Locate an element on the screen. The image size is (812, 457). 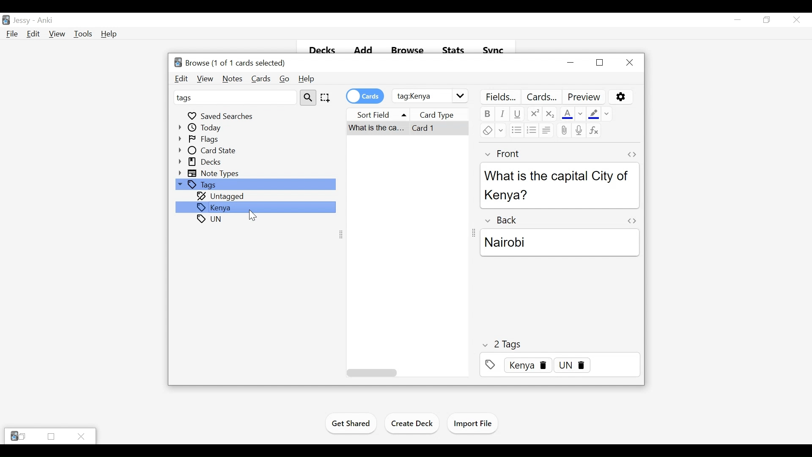
Tools is located at coordinates (83, 34).